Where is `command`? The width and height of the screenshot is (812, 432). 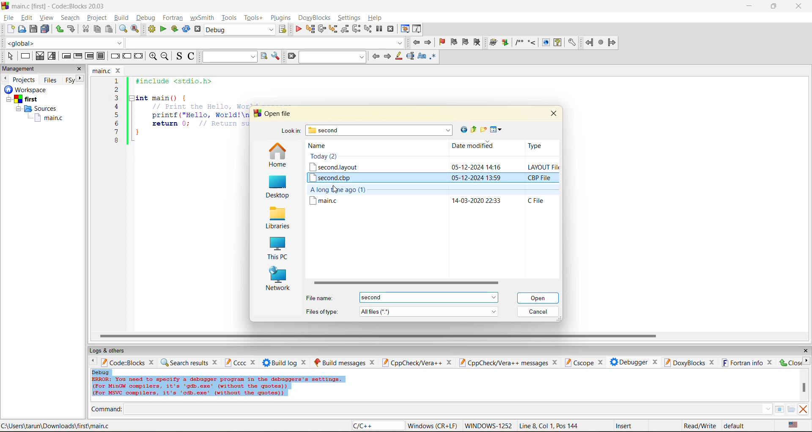
command is located at coordinates (107, 410).